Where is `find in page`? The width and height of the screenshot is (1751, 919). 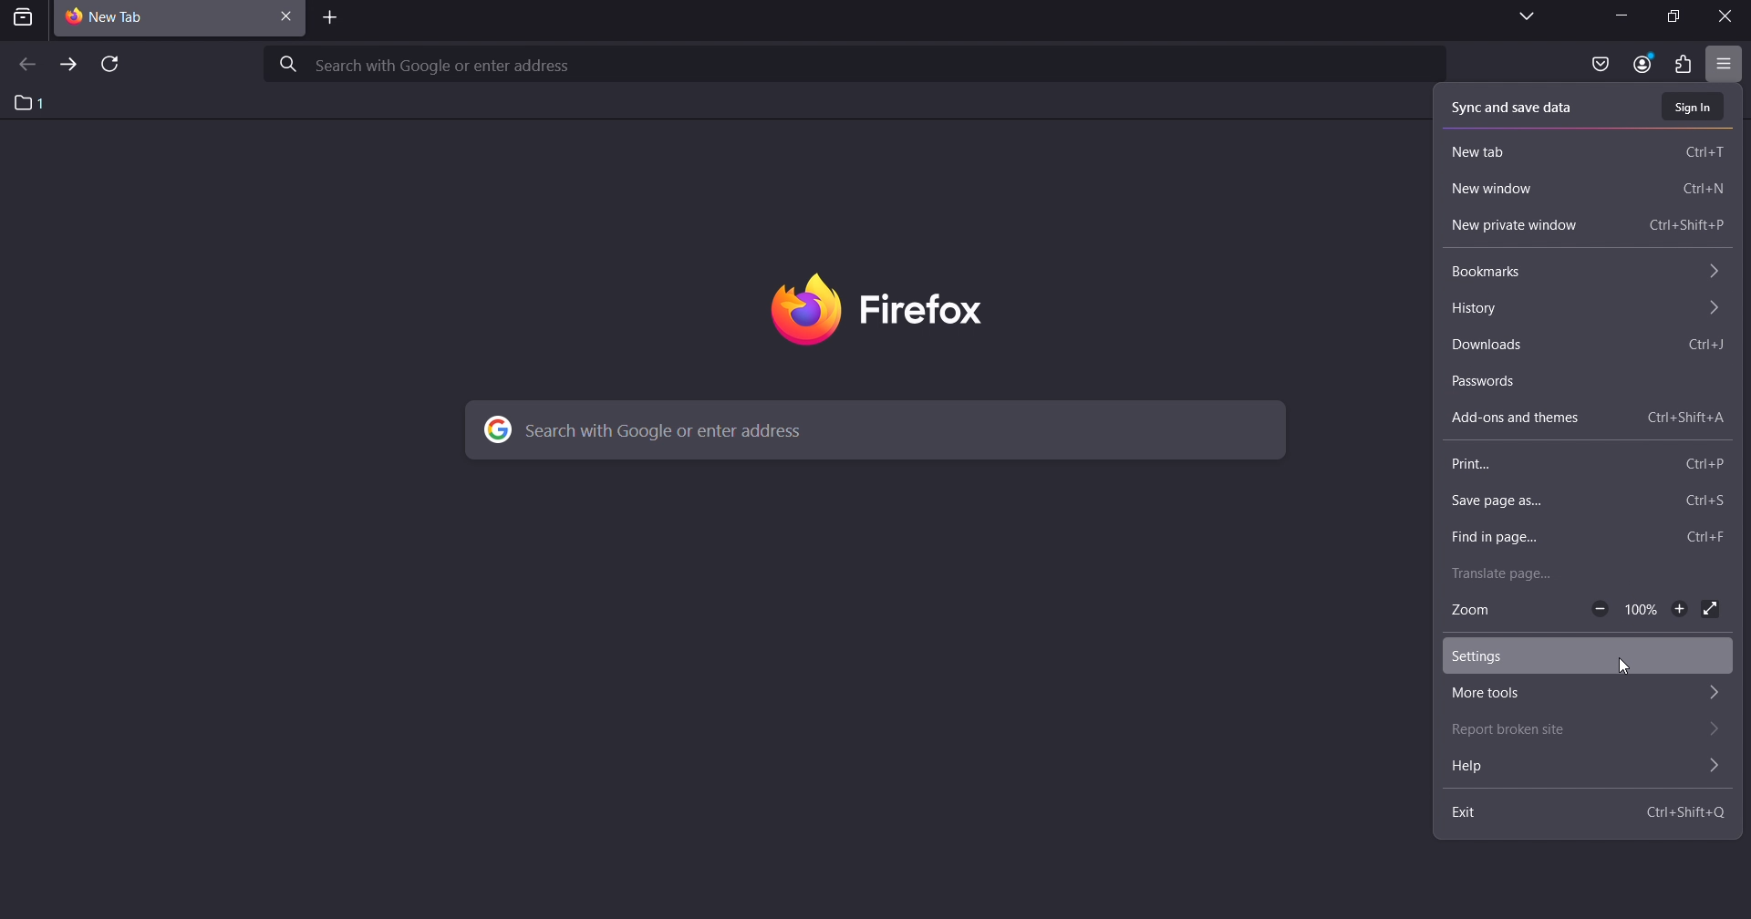 find in page is located at coordinates (1580, 536).